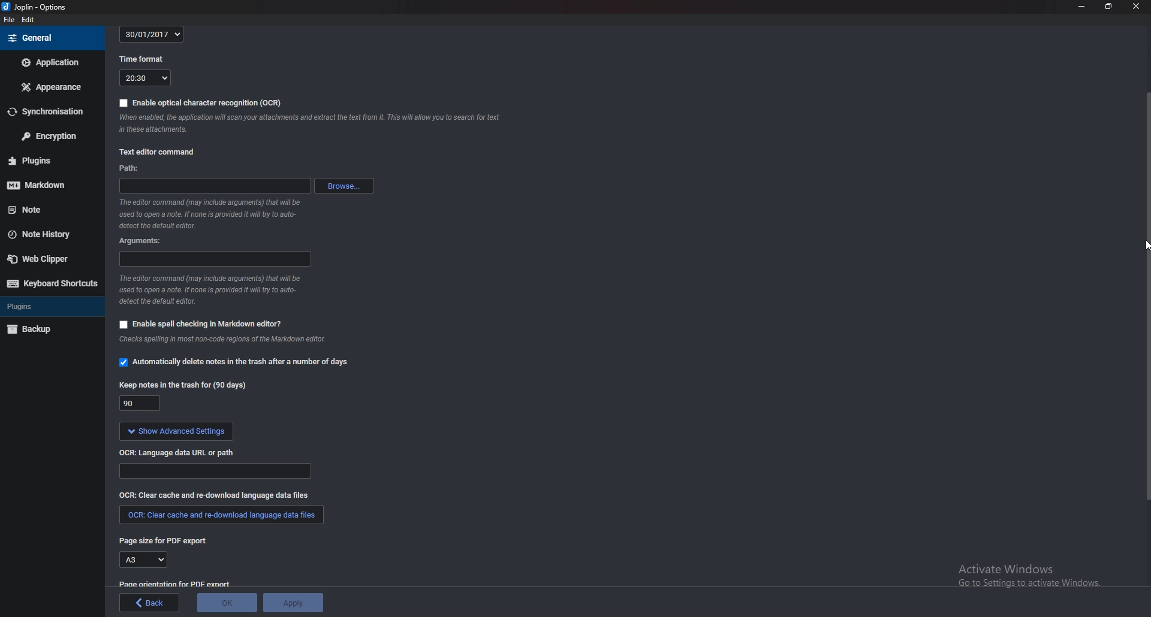 The image size is (1151, 617). Describe the element at coordinates (50, 306) in the screenshot. I see `Plugins` at that location.